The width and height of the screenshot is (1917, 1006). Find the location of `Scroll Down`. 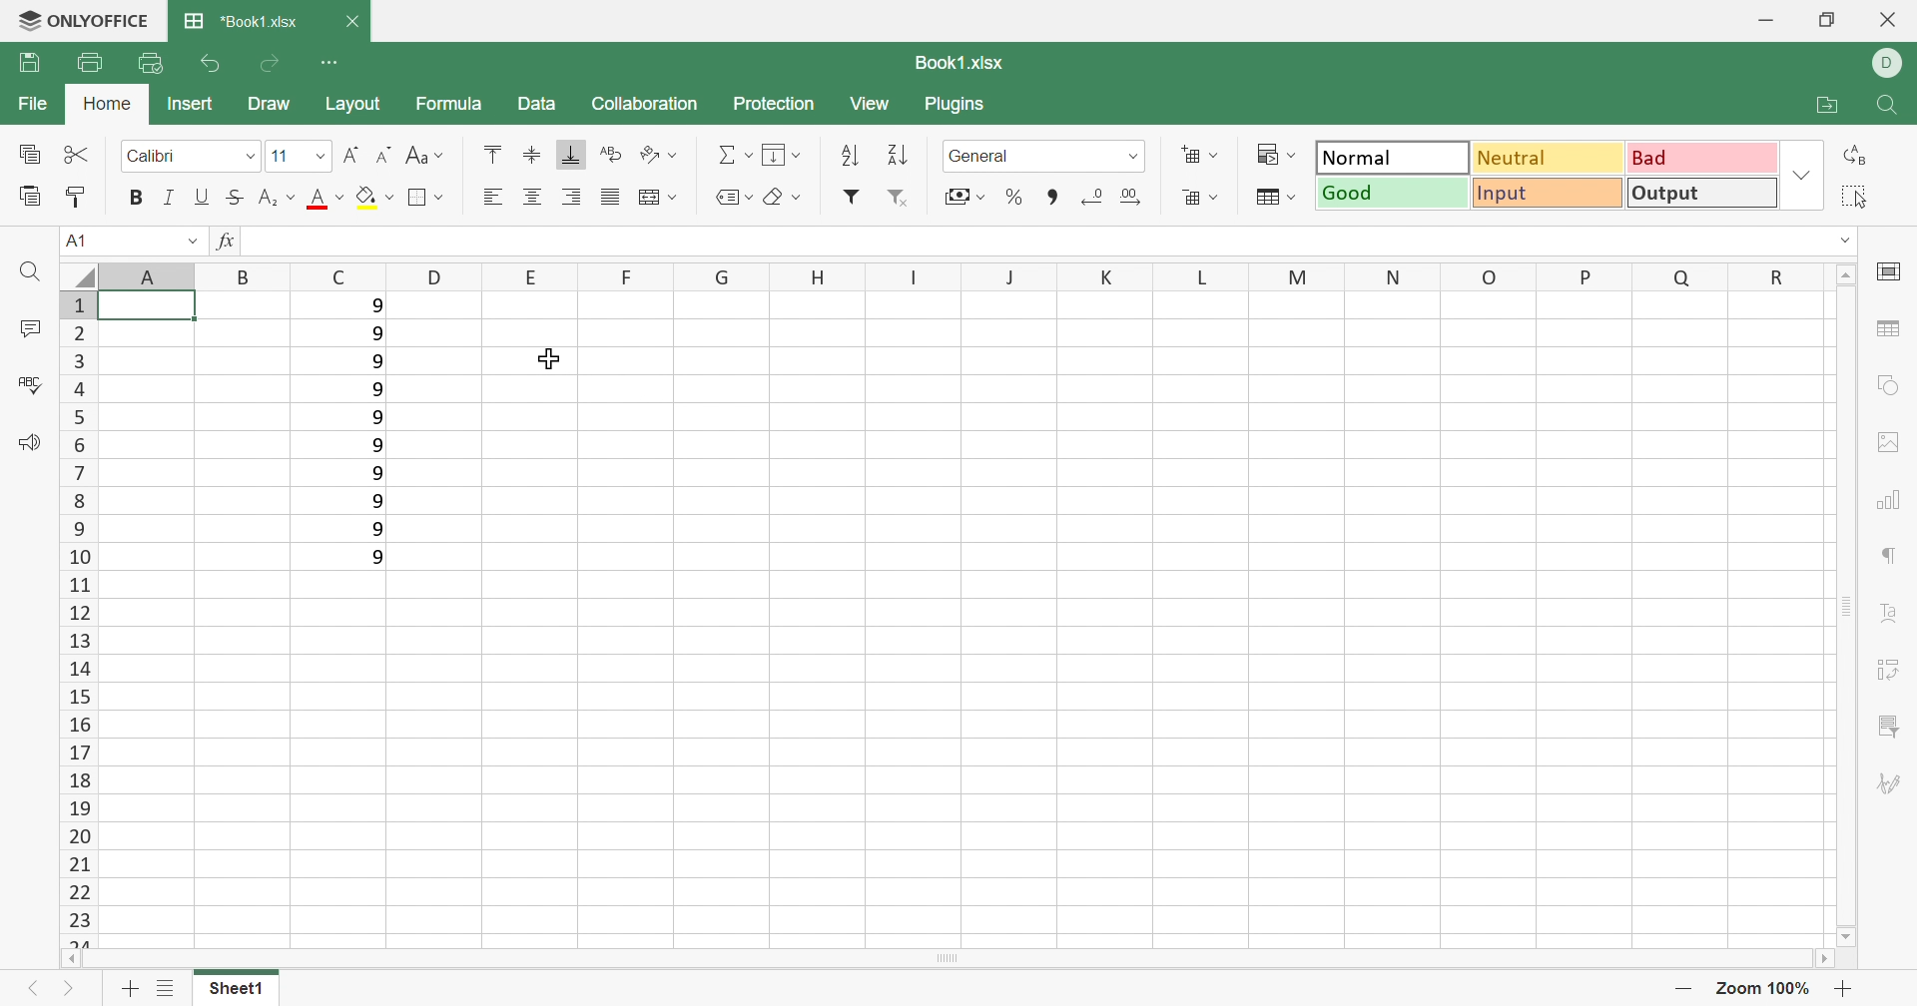

Scroll Down is located at coordinates (1846, 934).